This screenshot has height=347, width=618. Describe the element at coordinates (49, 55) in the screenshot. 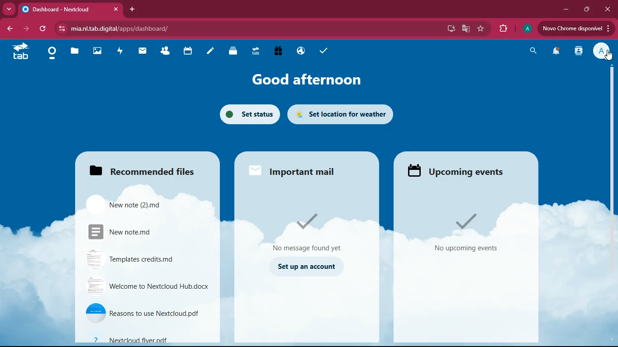

I see `home` at that location.